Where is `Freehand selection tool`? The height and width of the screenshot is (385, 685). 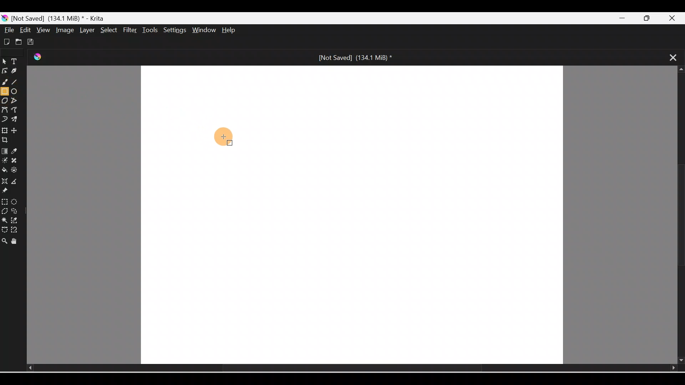
Freehand selection tool is located at coordinates (16, 211).